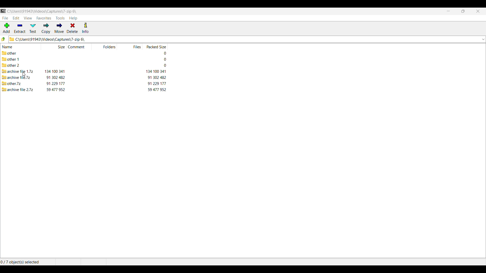  Describe the element at coordinates (240, 39) in the screenshot. I see `C\Users\91943\Videos\Captures\7-zip 6\` at that location.